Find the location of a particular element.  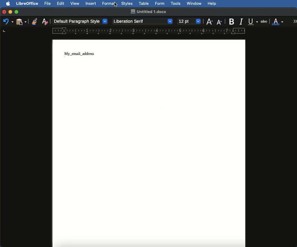

File is located at coordinates (48, 3).